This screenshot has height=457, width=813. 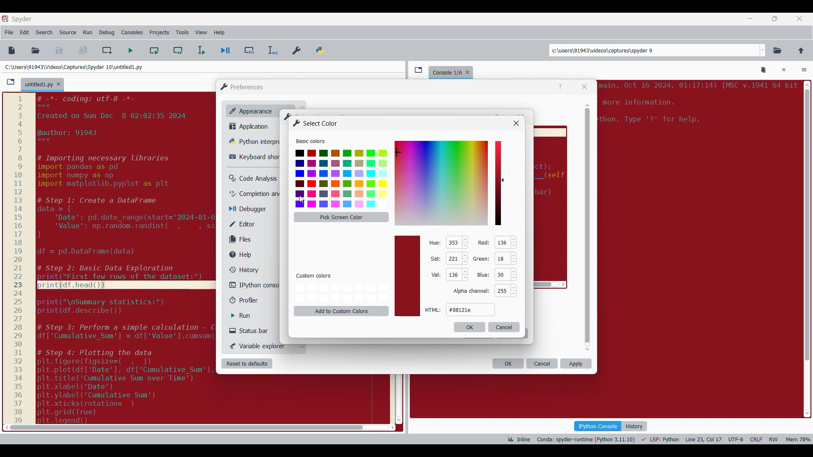 What do you see at coordinates (498, 183) in the screenshot?
I see `Color scale` at bounding box center [498, 183].